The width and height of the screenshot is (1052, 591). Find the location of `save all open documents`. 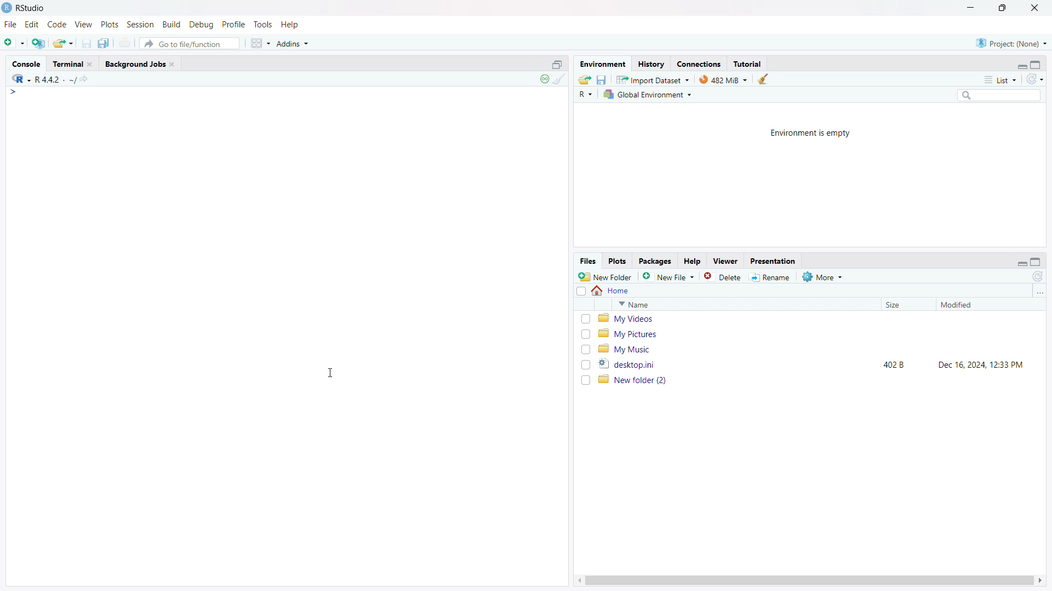

save all open documents is located at coordinates (105, 43).